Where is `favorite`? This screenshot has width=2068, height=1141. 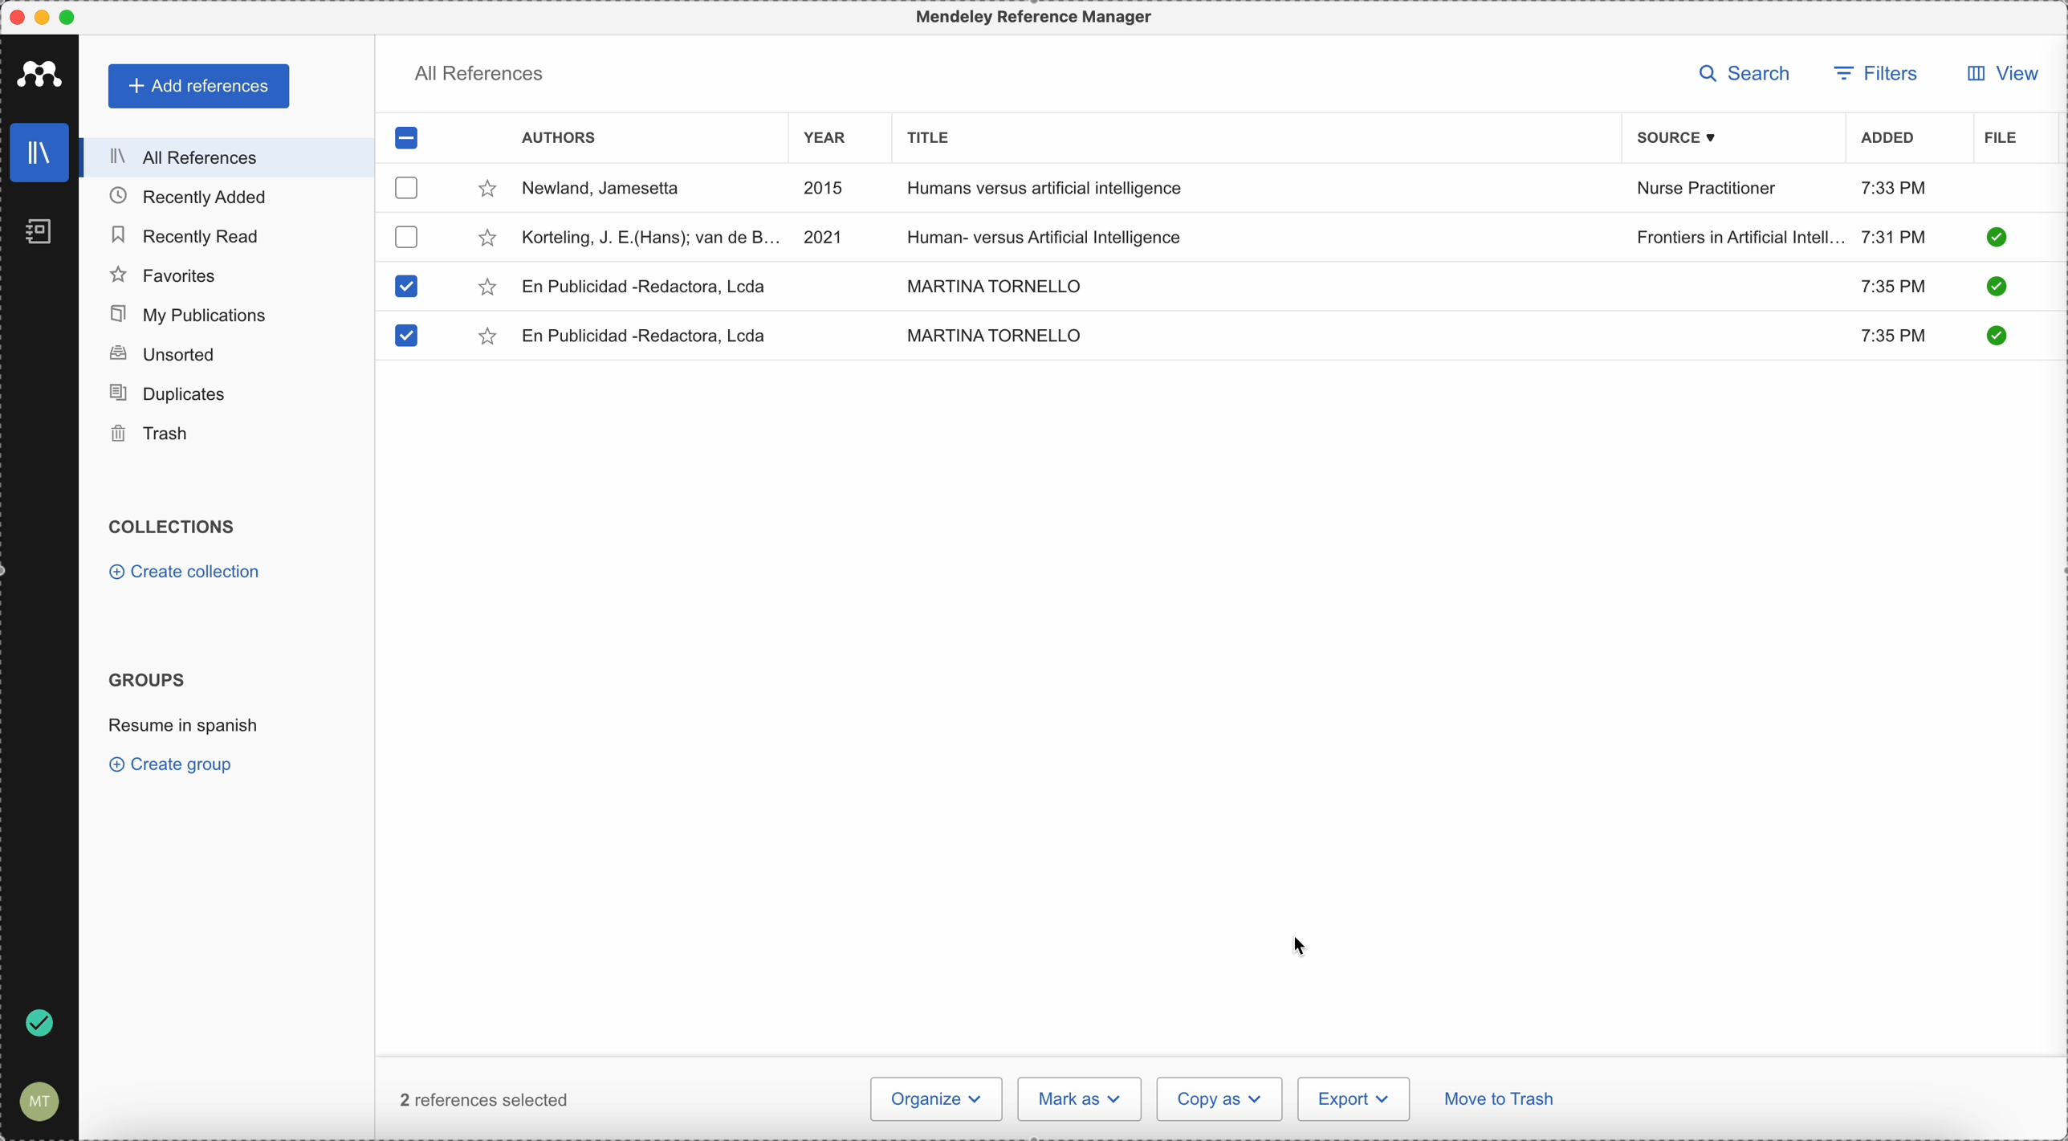
favorite is located at coordinates (490, 339).